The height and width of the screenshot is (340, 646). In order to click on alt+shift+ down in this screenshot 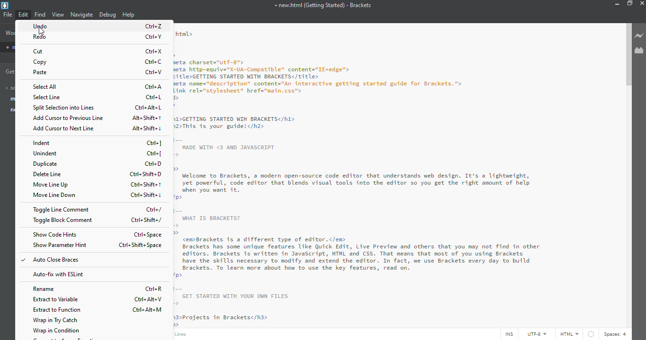, I will do `click(147, 128)`.